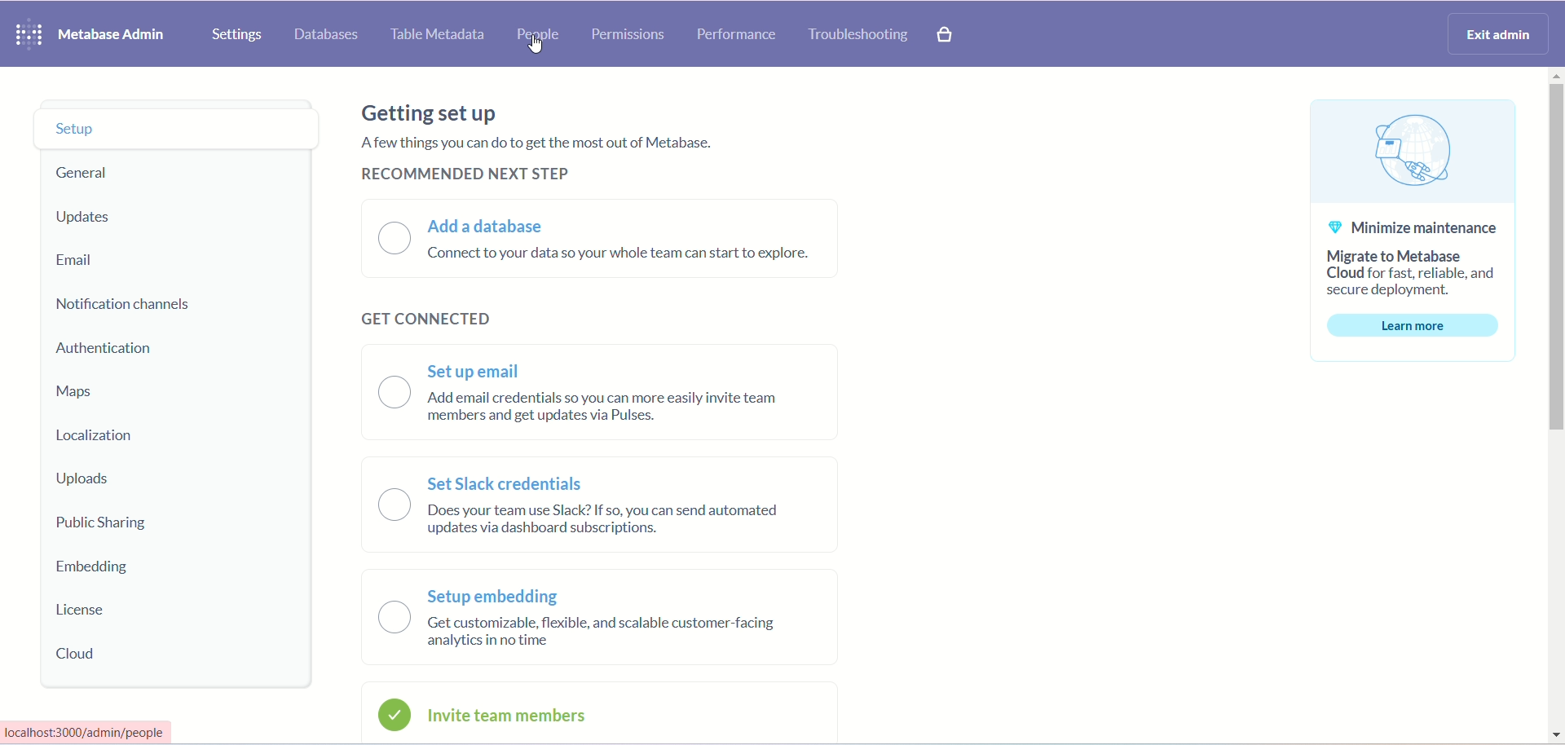 This screenshot has height=745, width=1565. What do you see at coordinates (236, 35) in the screenshot?
I see `settings` at bounding box center [236, 35].